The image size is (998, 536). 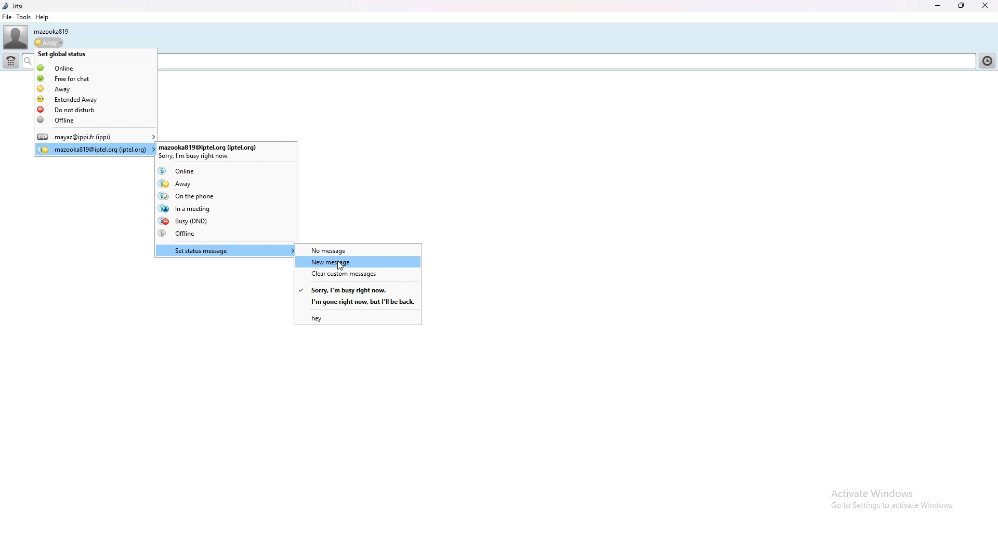 What do you see at coordinates (222, 250) in the screenshot?
I see `set status message` at bounding box center [222, 250].